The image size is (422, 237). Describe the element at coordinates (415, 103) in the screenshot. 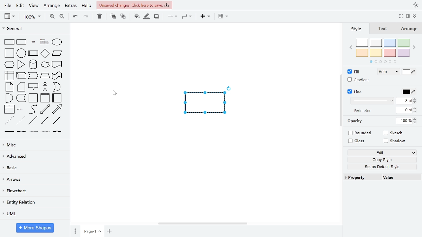

I see `decrease line width` at that location.